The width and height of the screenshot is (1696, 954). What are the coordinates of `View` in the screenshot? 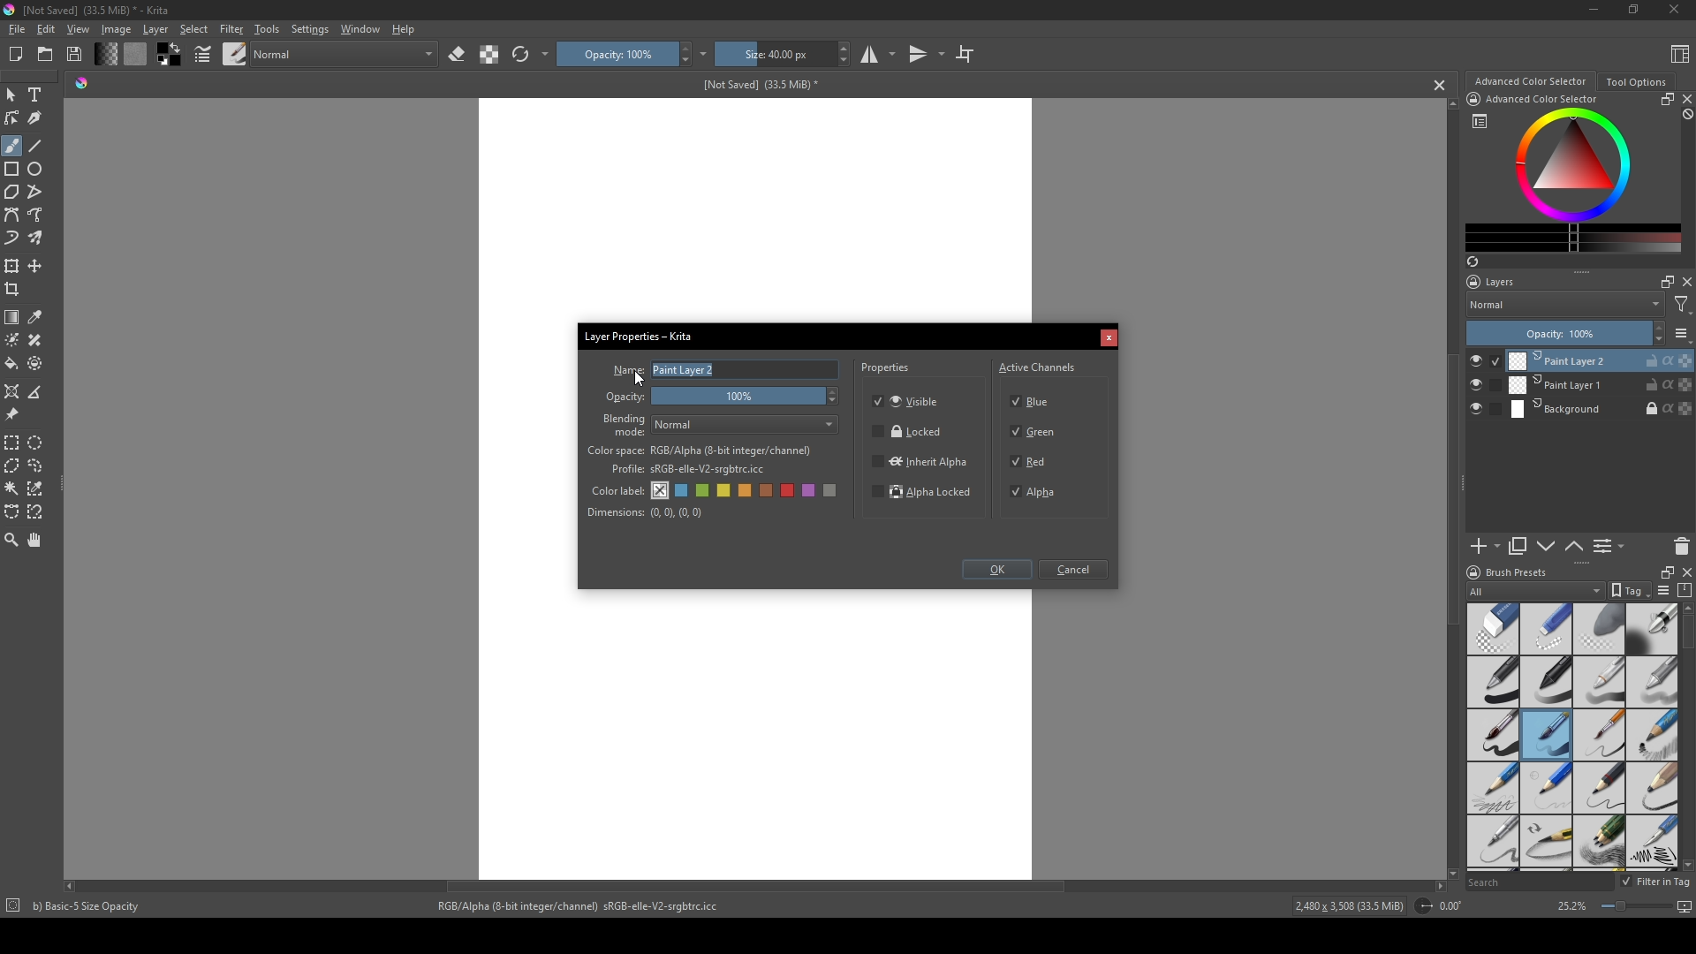 It's located at (79, 29).